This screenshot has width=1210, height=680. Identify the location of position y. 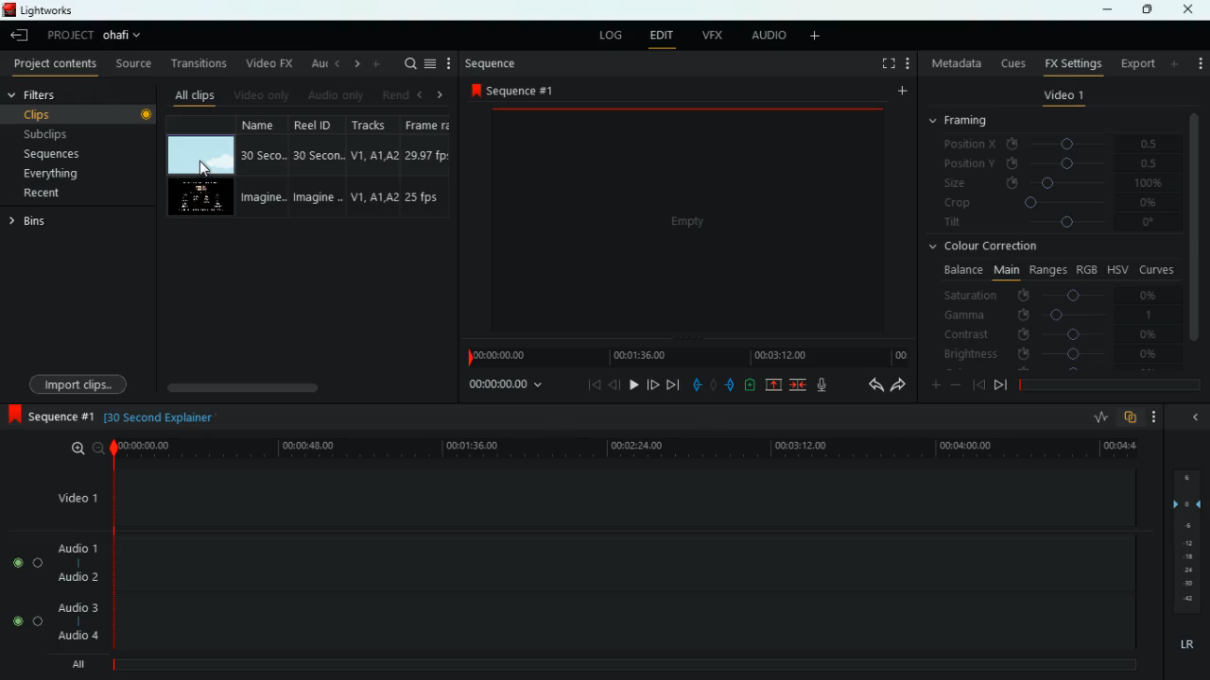
(1054, 163).